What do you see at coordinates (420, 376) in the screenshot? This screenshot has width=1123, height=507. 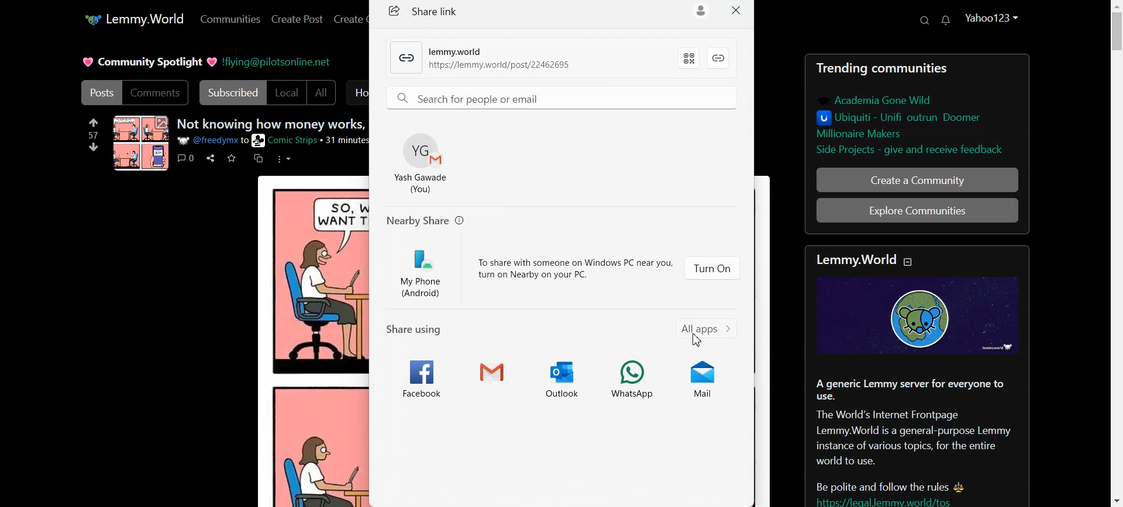 I see `Facebook` at bounding box center [420, 376].